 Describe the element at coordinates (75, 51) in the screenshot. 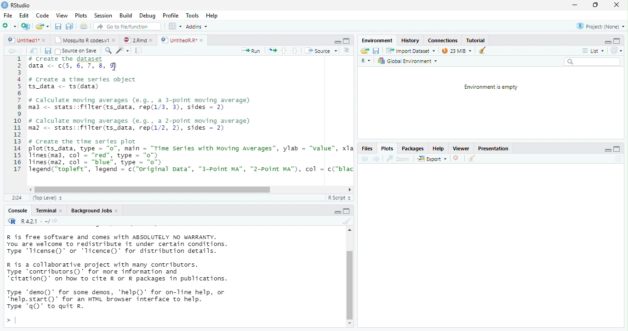

I see `Source on Save` at that location.